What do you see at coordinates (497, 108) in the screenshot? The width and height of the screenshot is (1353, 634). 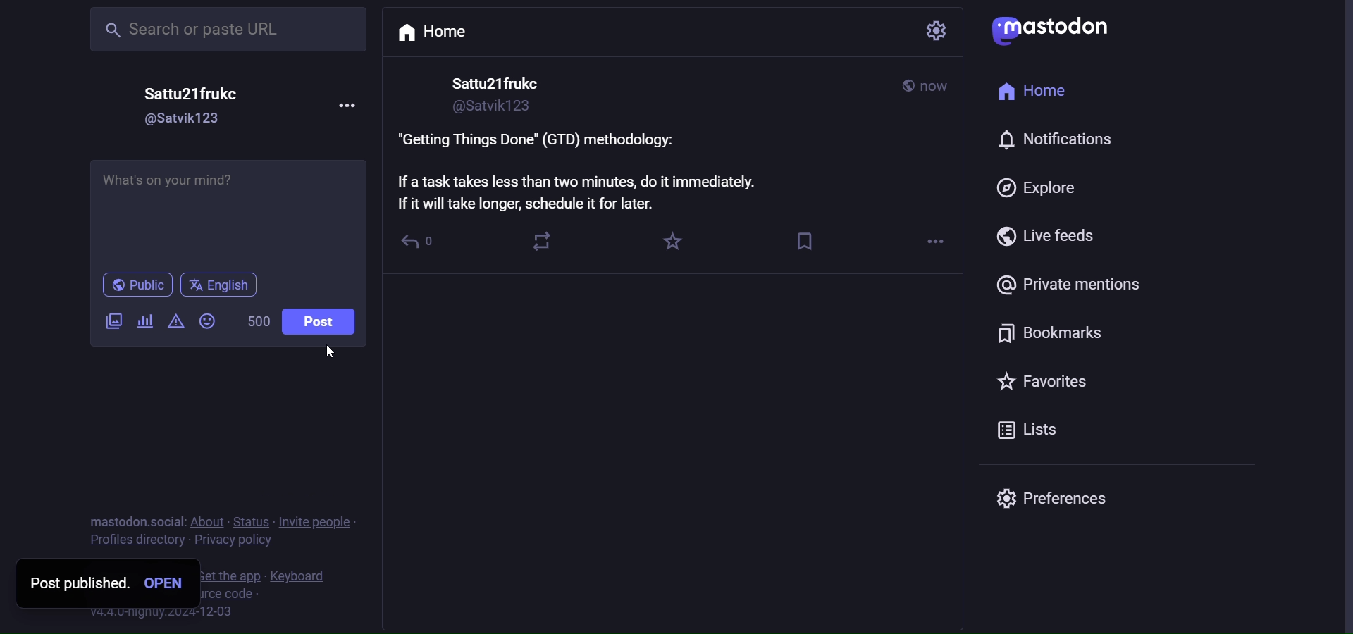 I see `id` at bounding box center [497, 108].